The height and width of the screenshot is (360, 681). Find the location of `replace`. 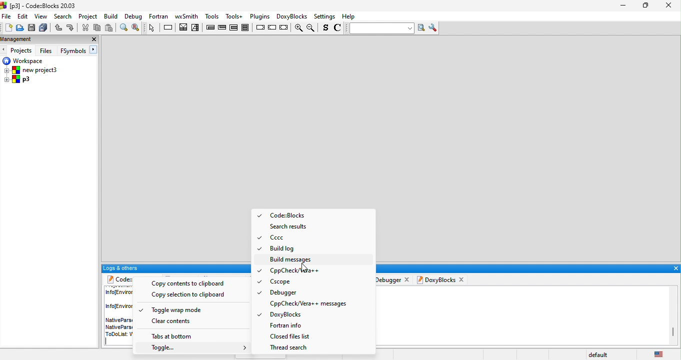

replace is located at coordinates (136, 28).